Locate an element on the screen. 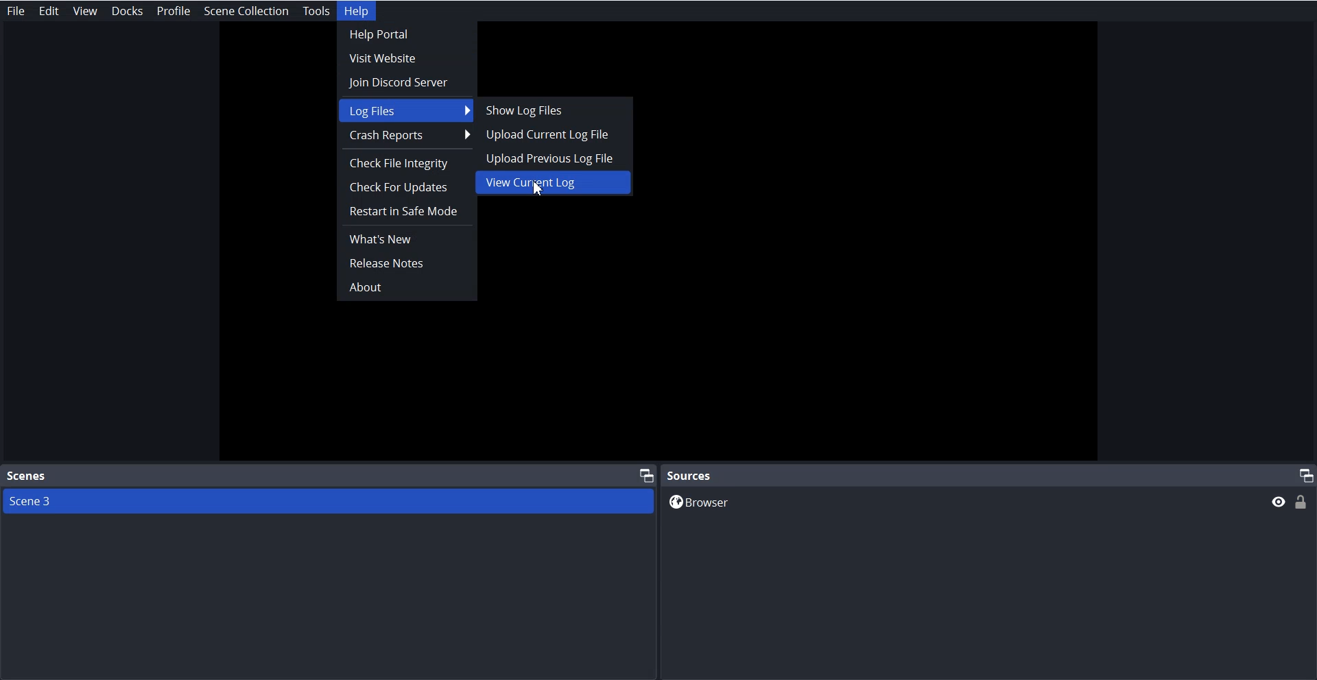  Check File Integrity is located at coordinates (407, 164).